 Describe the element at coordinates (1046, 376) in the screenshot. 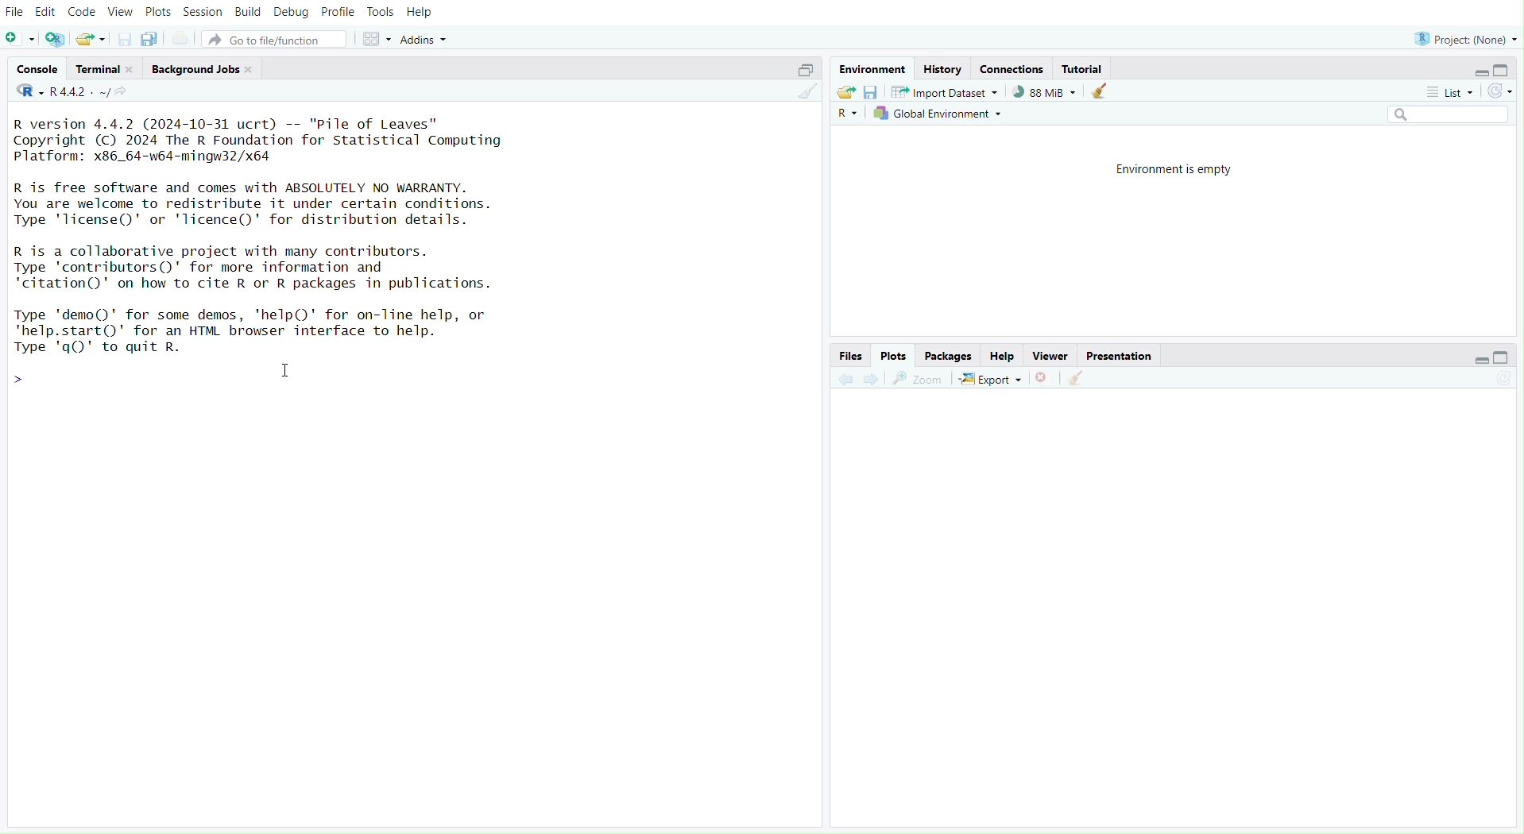

I see `Close` at that location.